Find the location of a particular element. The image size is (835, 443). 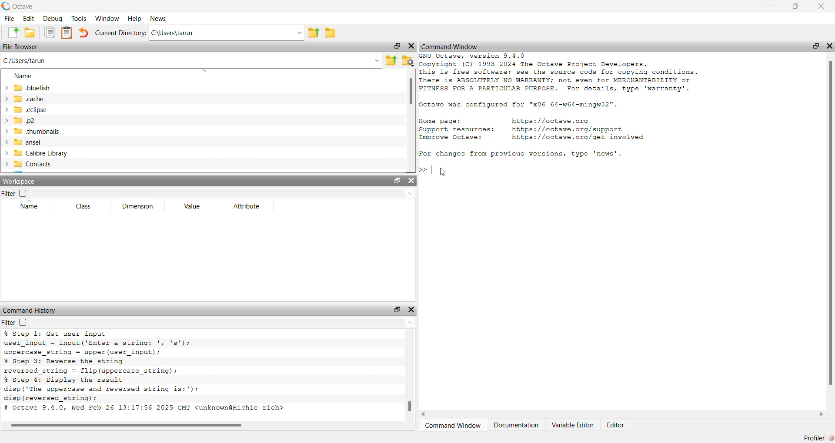

unlock widget is located at coordinates (396, 180).